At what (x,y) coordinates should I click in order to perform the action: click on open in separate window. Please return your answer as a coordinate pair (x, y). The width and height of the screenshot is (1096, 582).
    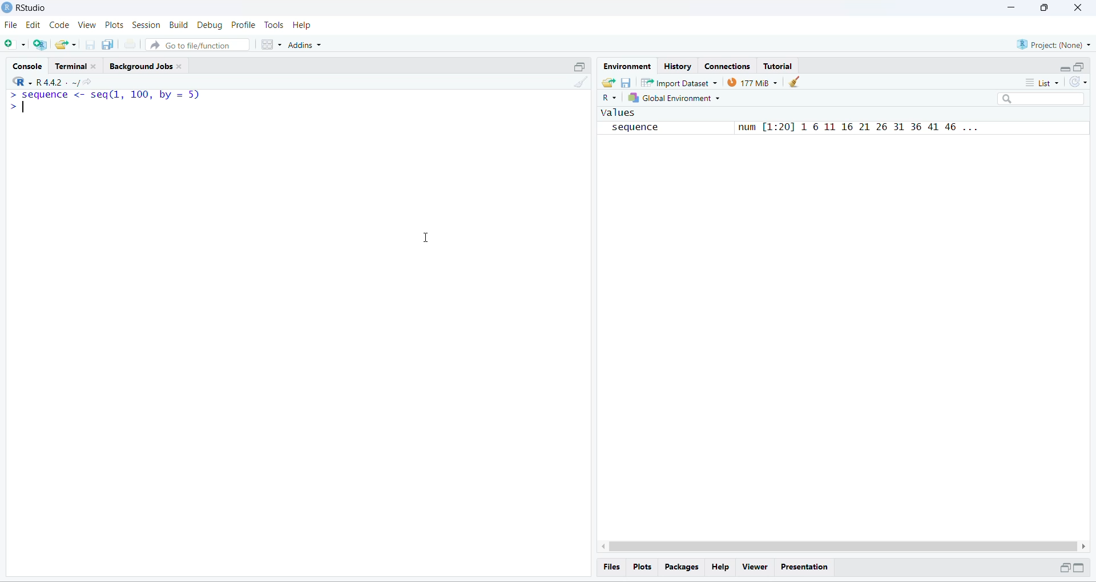
    Looking at the image, I should click on (581, 67).